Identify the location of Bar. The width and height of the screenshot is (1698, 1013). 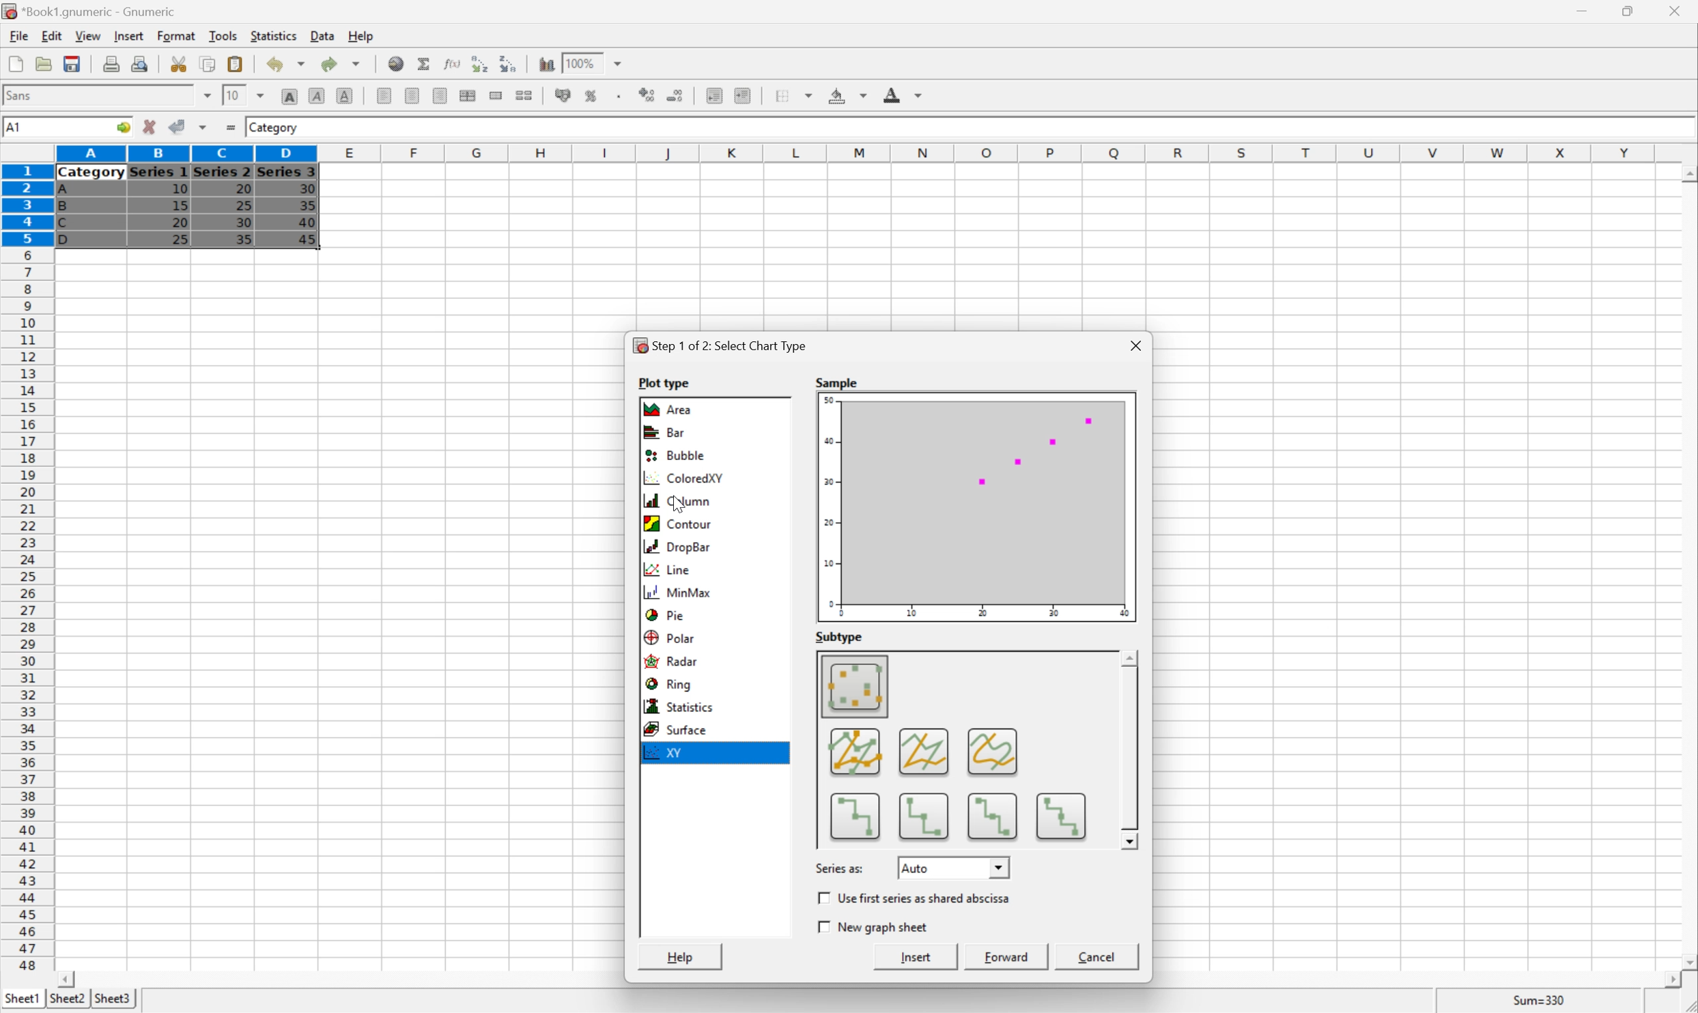
(665, 433).